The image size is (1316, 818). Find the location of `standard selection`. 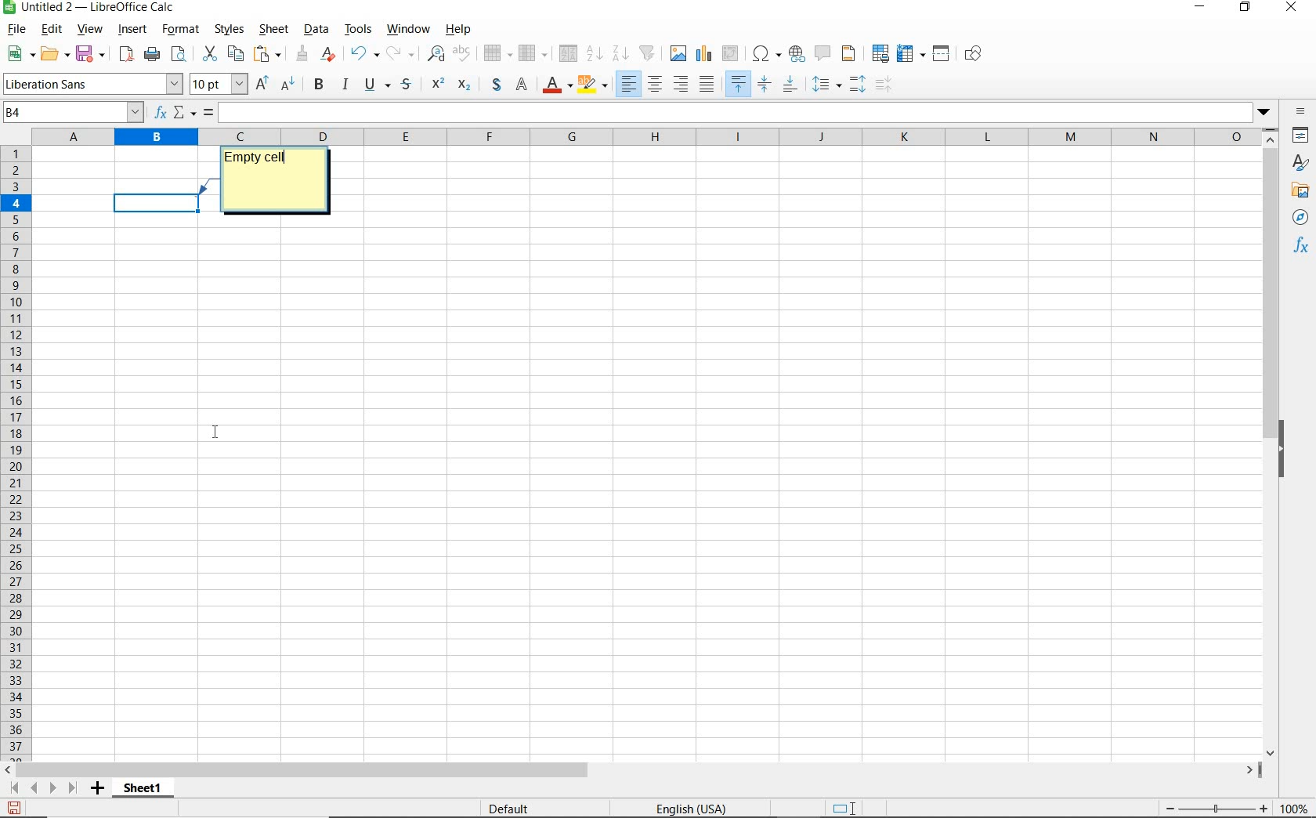

standard selection is located at coordinates (841, 808).